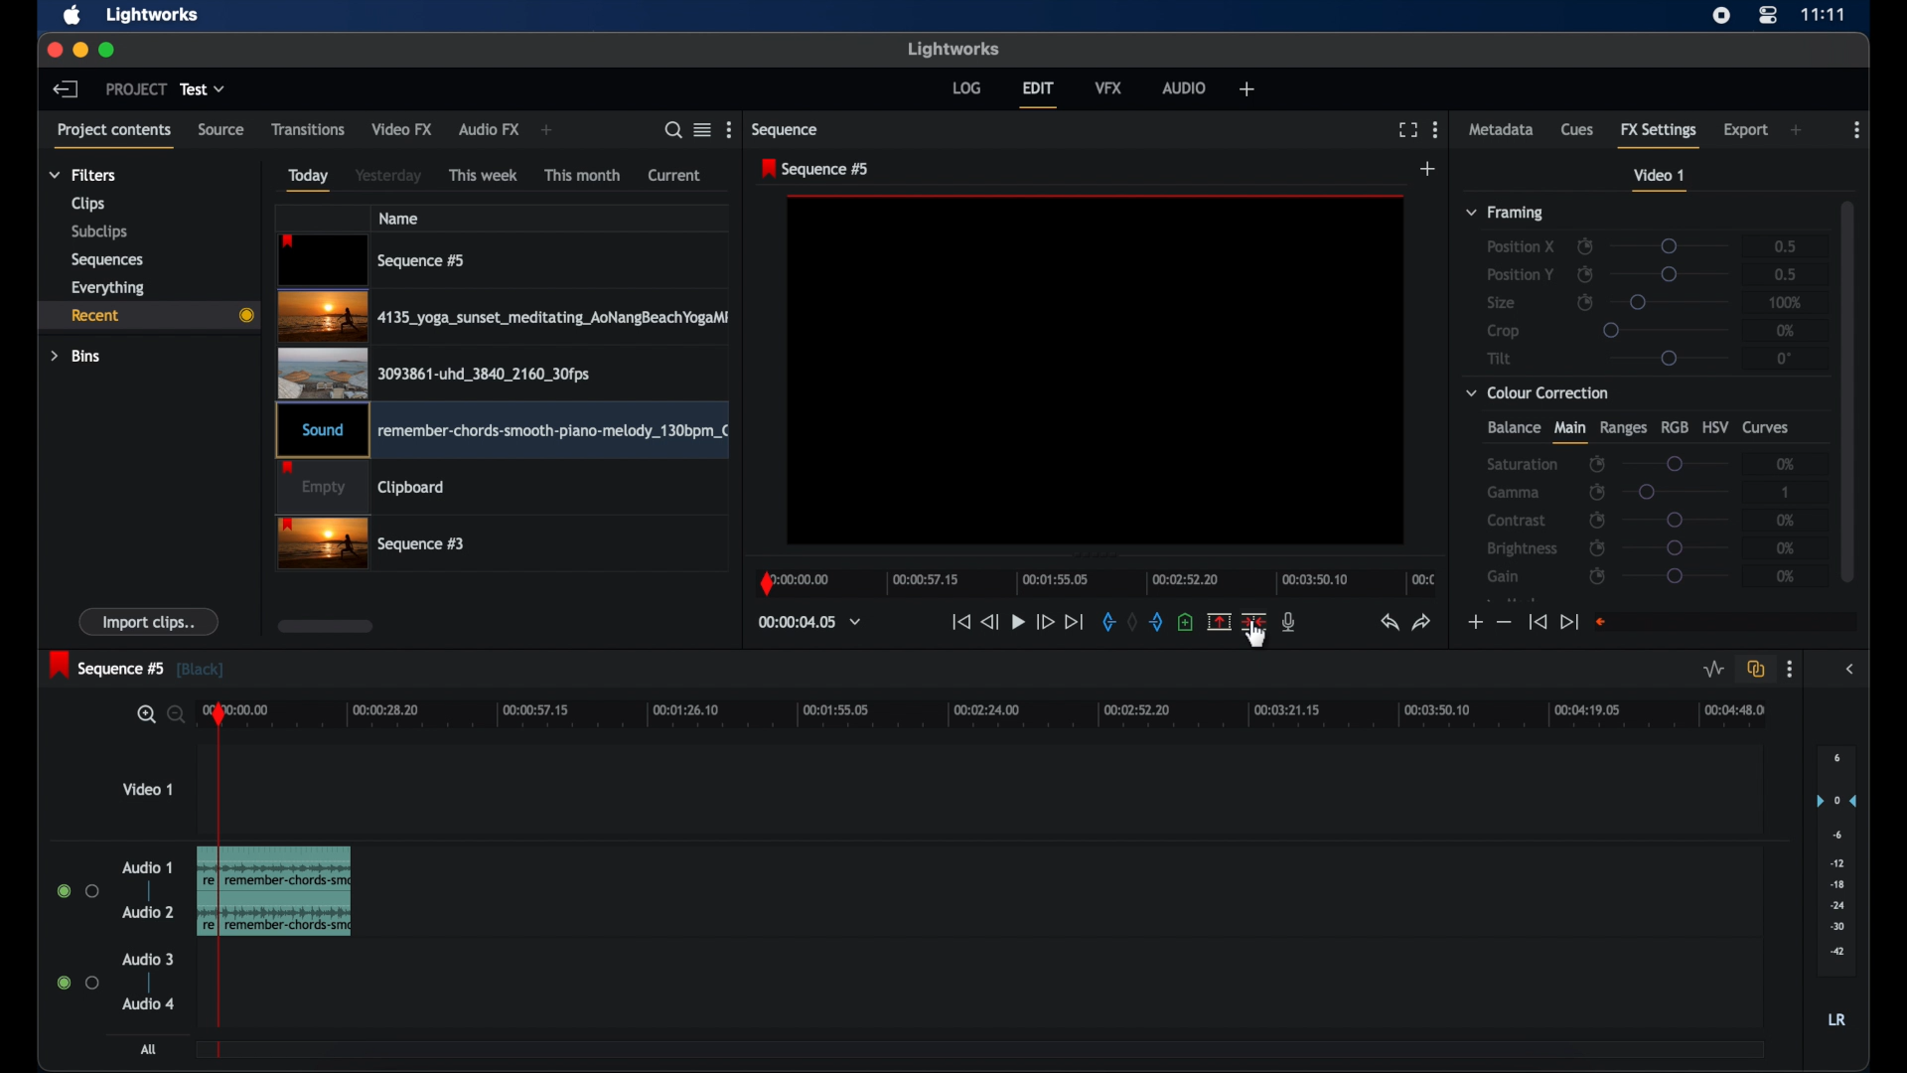 Image resolution: width=1907 pixels, height=1073 pixels. What do you see at coordinates (1253, 622) in the screenshot?
I see `split` at bounding box center [1253, 622].